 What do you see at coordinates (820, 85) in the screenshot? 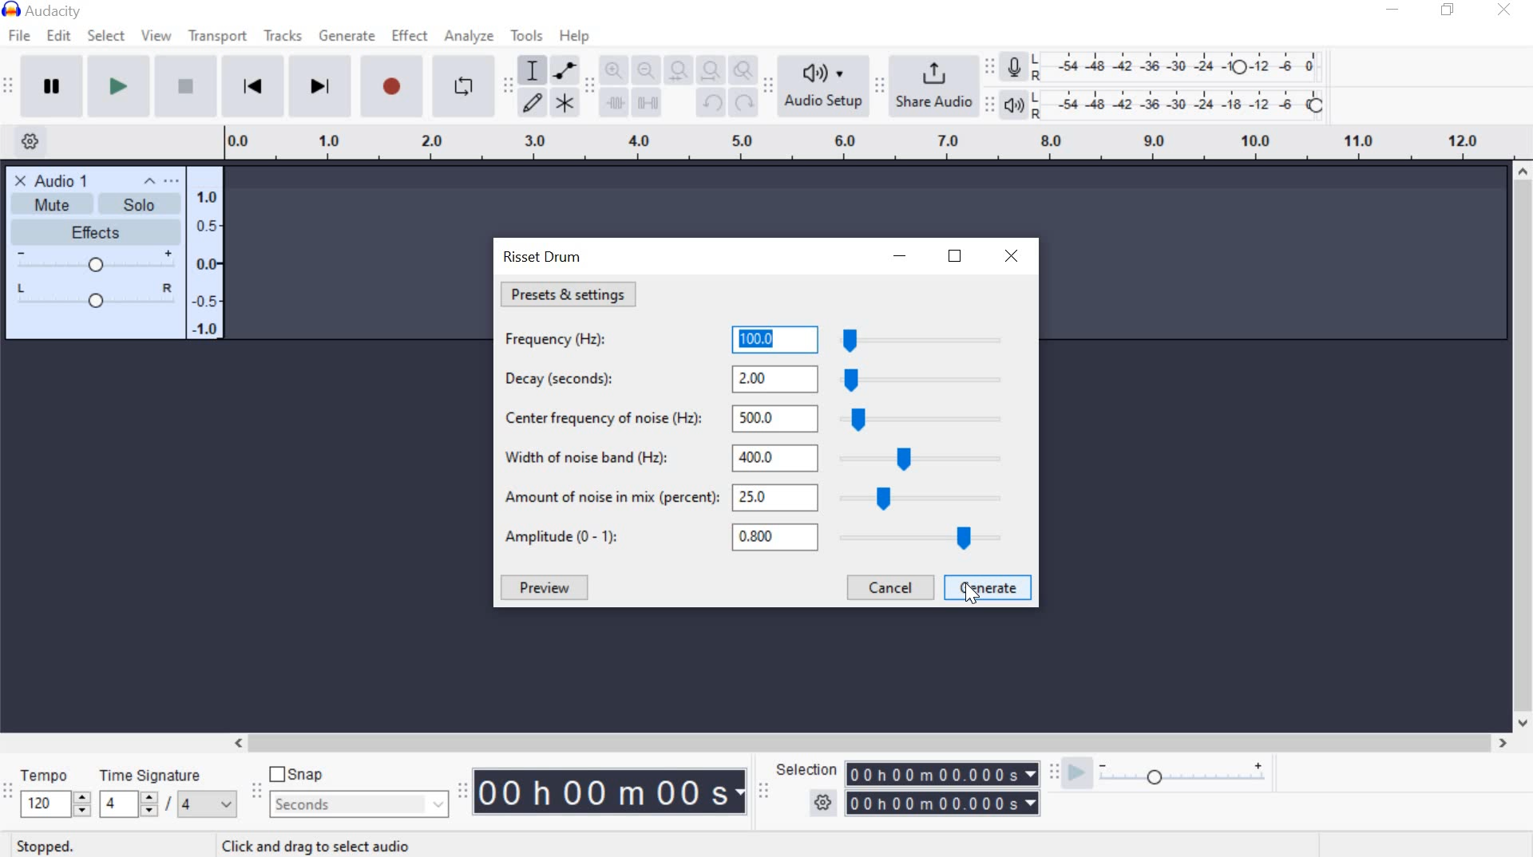
I see `Audio Setup` at bounding box center [820, 85].